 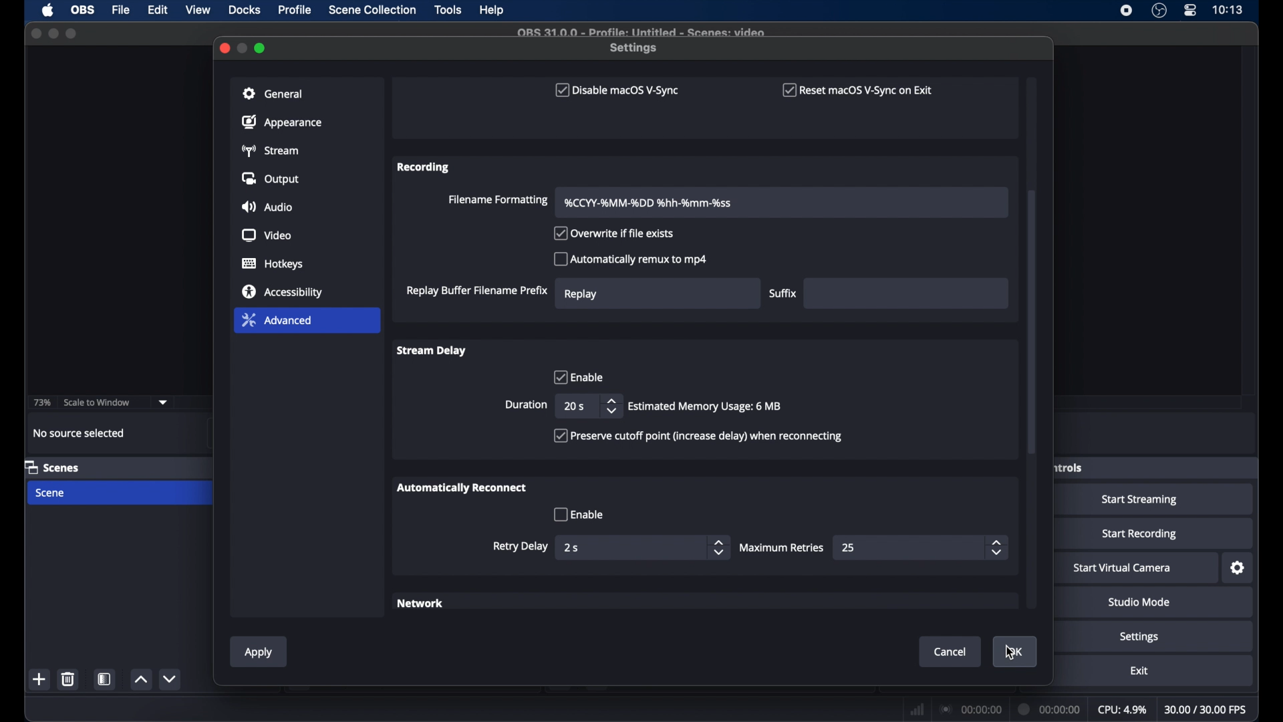 I want to click on 25, so click(x=849, y=548).